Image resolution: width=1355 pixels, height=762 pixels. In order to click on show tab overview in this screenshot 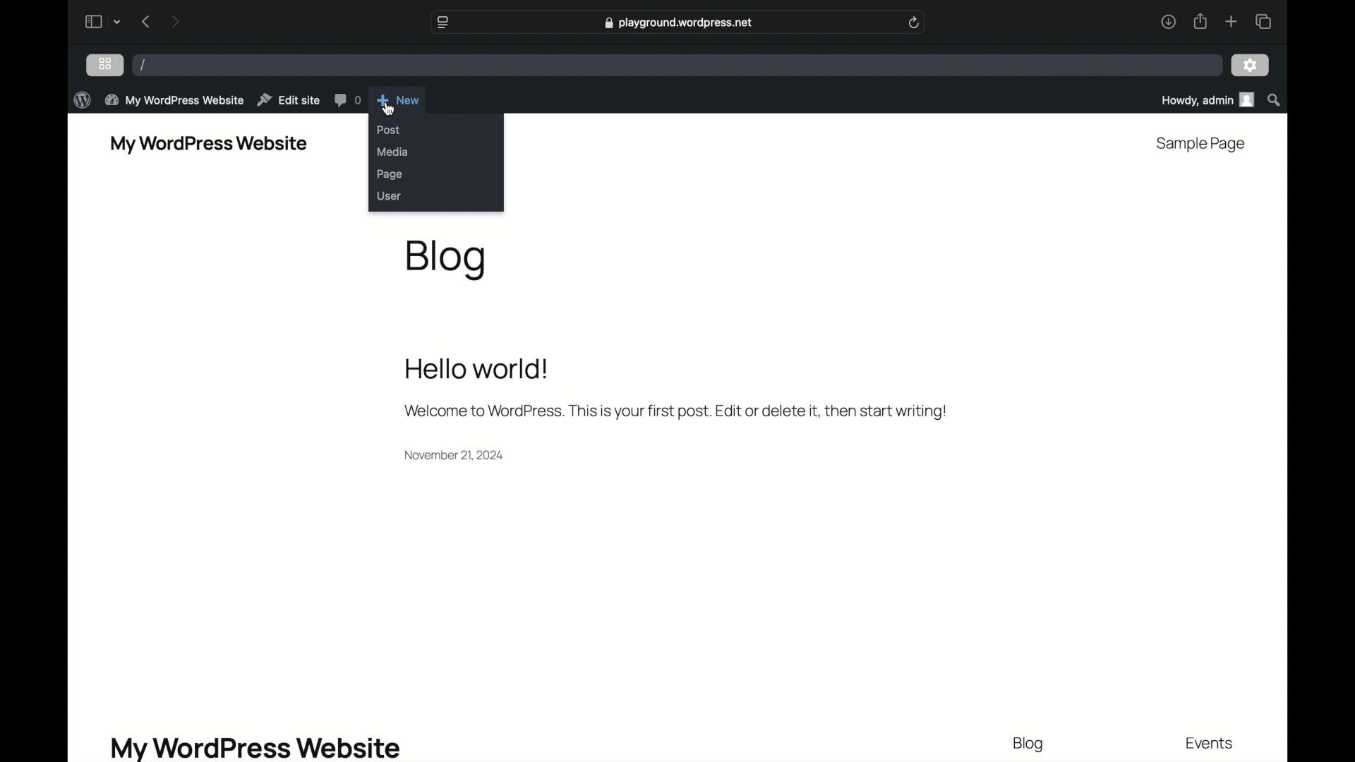, I will do `click(1265, 22)`.